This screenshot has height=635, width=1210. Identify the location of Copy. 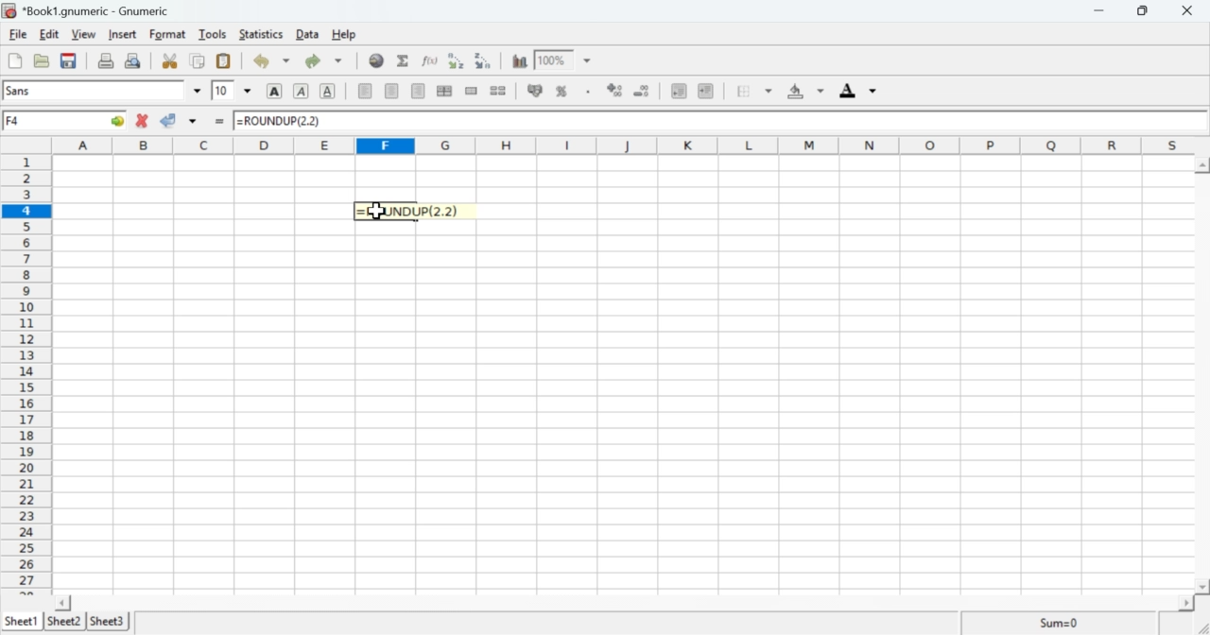
(199, 60).